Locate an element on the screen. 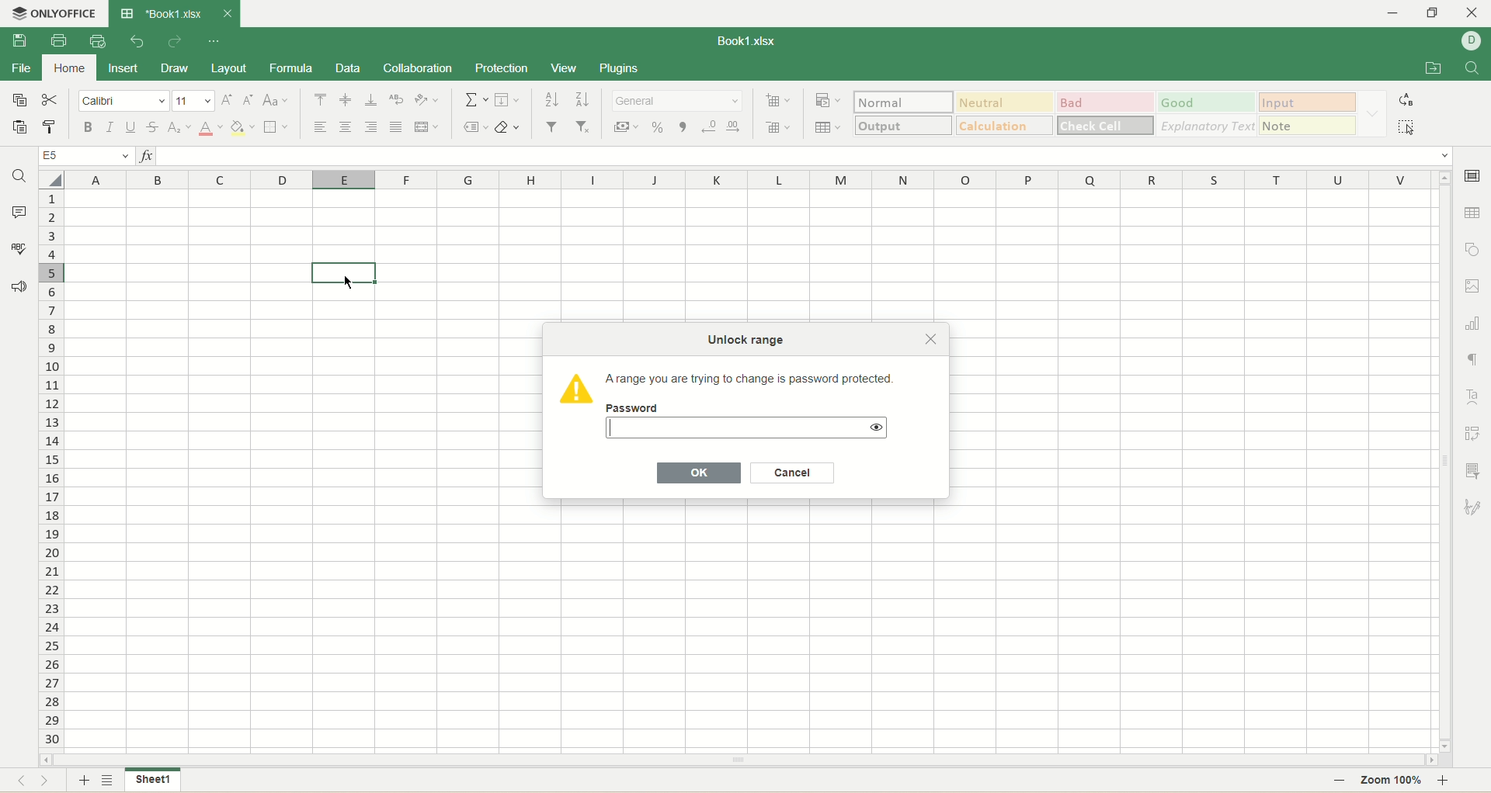  zoom 100% is located at coordinates (1394, 782).